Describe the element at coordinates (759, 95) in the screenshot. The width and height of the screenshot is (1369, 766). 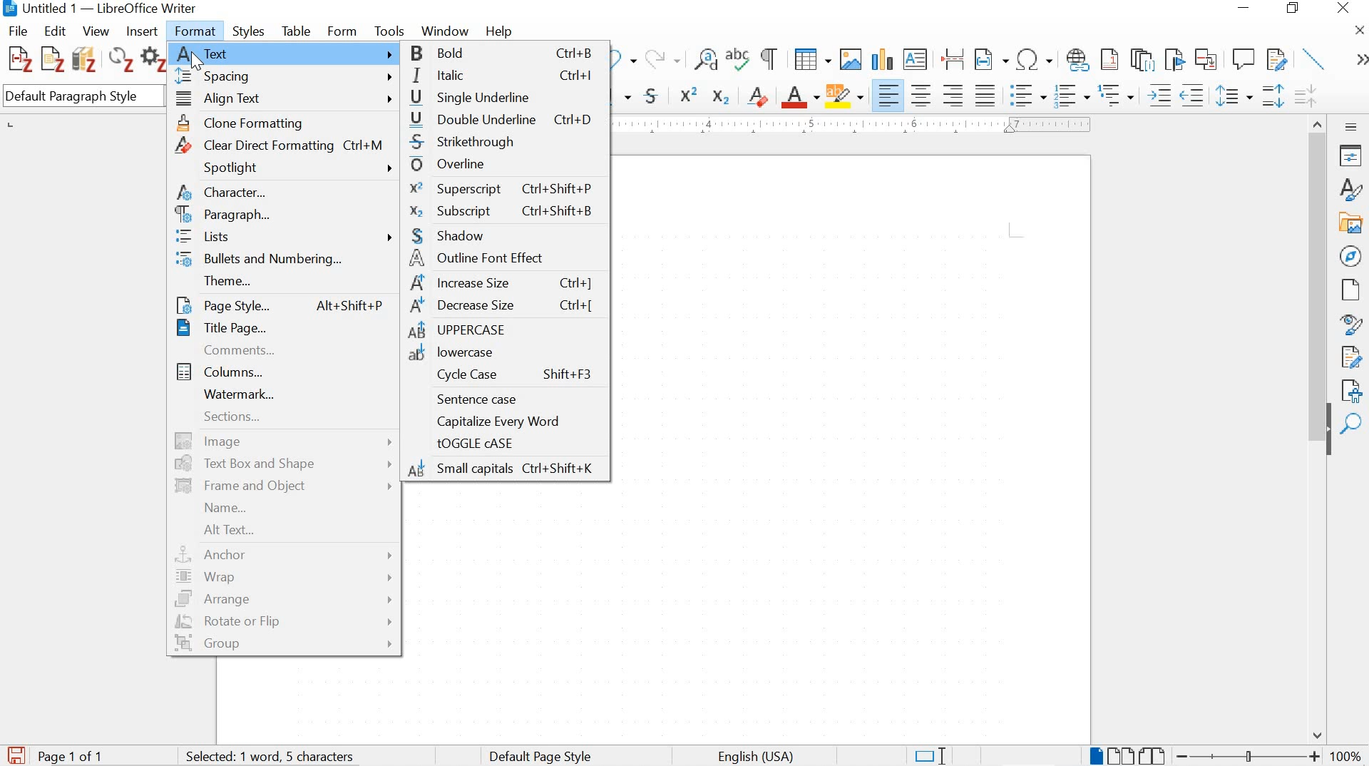
I see `clear direct formatting` at that location.